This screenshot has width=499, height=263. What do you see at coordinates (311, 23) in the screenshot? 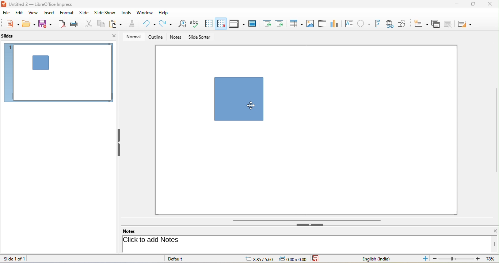
I see `image` at bounding box center [311, 23].